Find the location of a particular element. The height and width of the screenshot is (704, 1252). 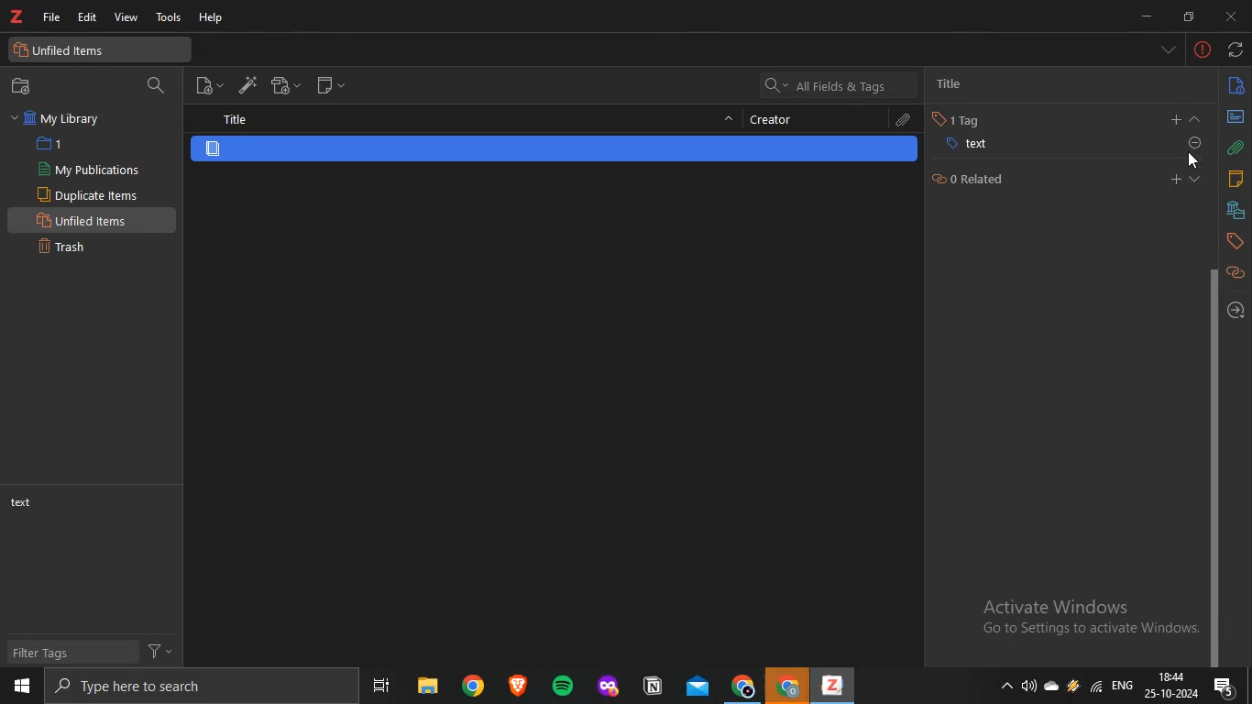

attachments is located at coordinates (1236, 148).